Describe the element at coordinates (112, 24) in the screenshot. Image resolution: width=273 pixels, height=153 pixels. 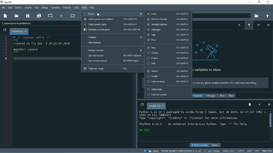
I see `Close current pane` at that location.